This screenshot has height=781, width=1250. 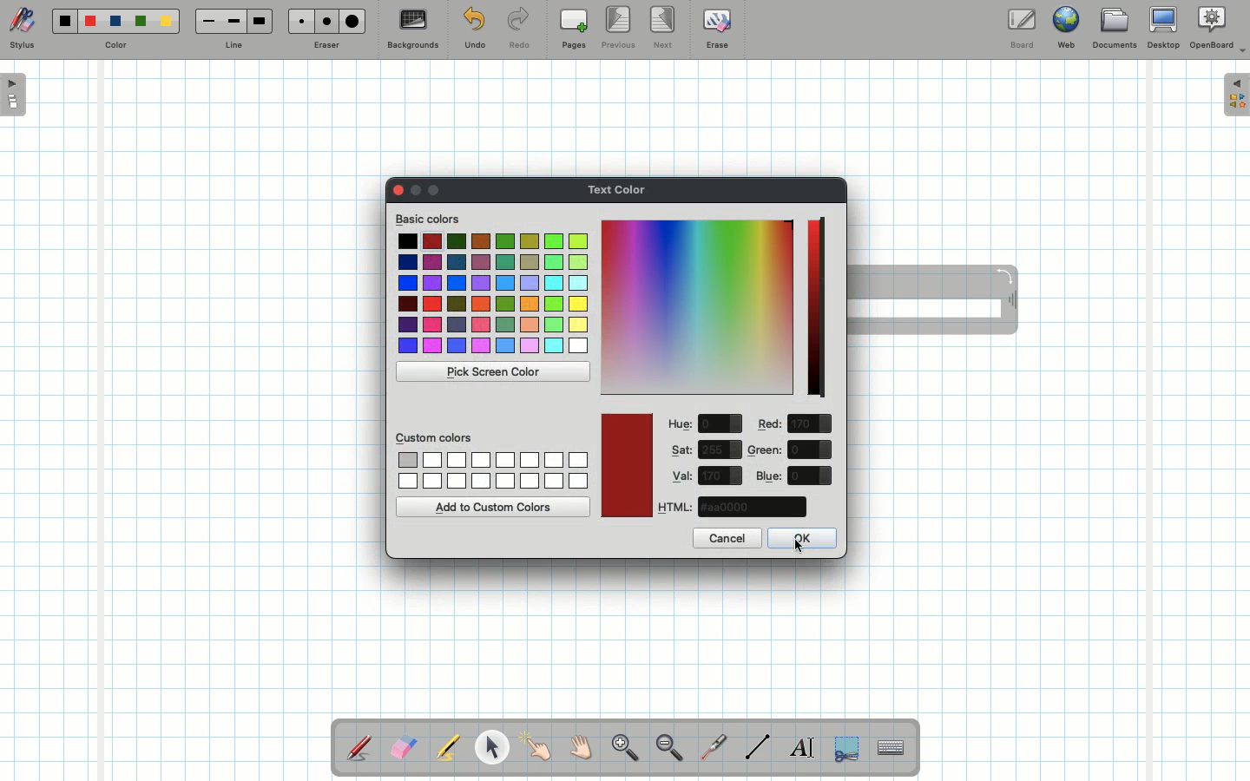 What do you see at coordinates (751, 507) in the screenshot?
I see `color code` at bounding box center [751, 507].